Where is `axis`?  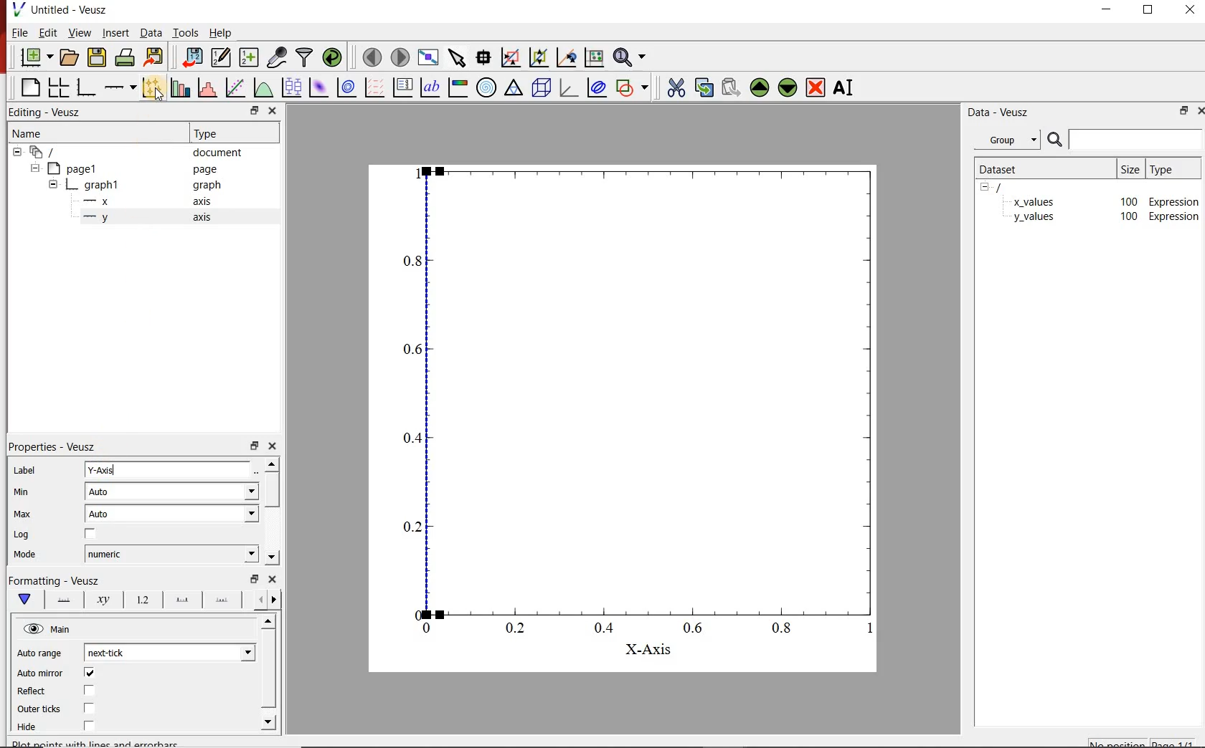 axis is located at coordinates (202, 218).